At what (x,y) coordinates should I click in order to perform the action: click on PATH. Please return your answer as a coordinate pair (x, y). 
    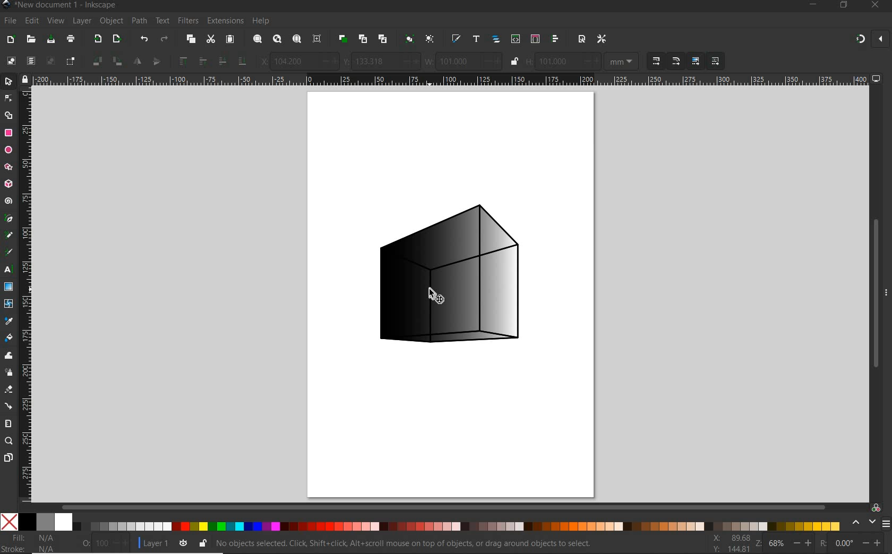
    Looking at the image, I should click on (138, 21).